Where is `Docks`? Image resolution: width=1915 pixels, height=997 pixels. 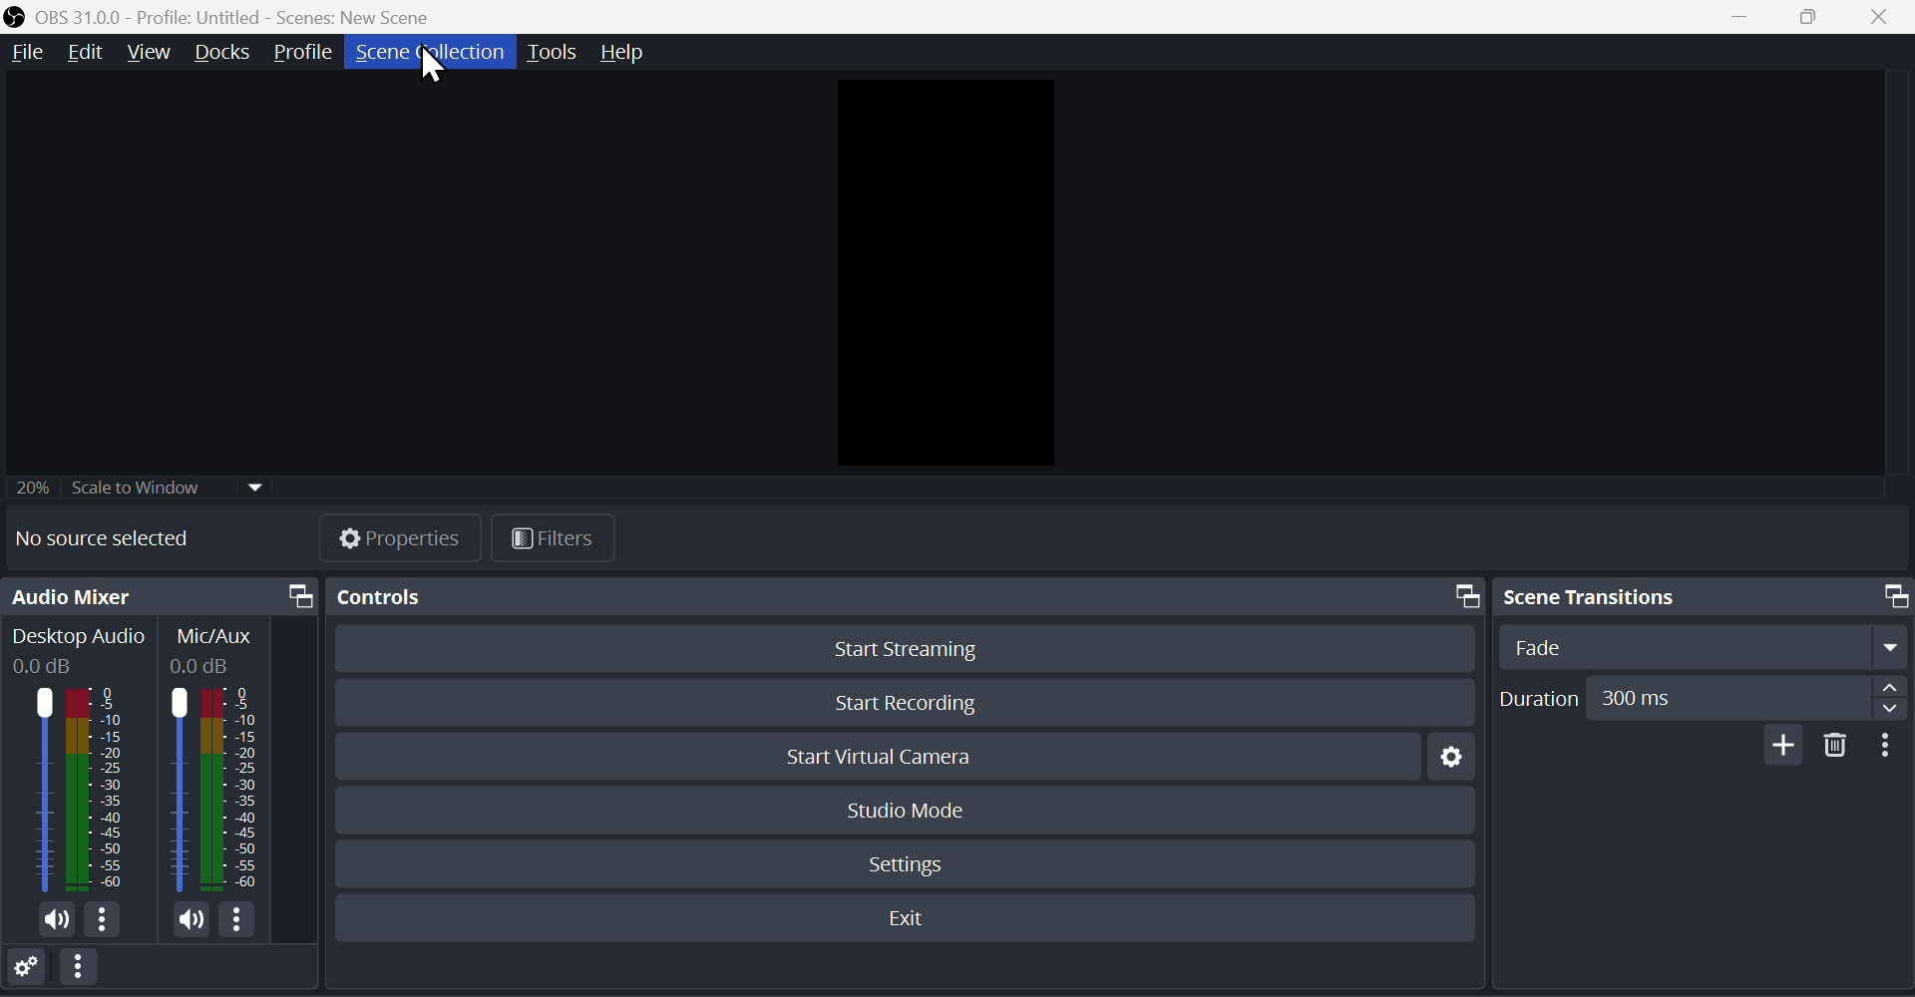
Docks is located at coordinates (225, 54).